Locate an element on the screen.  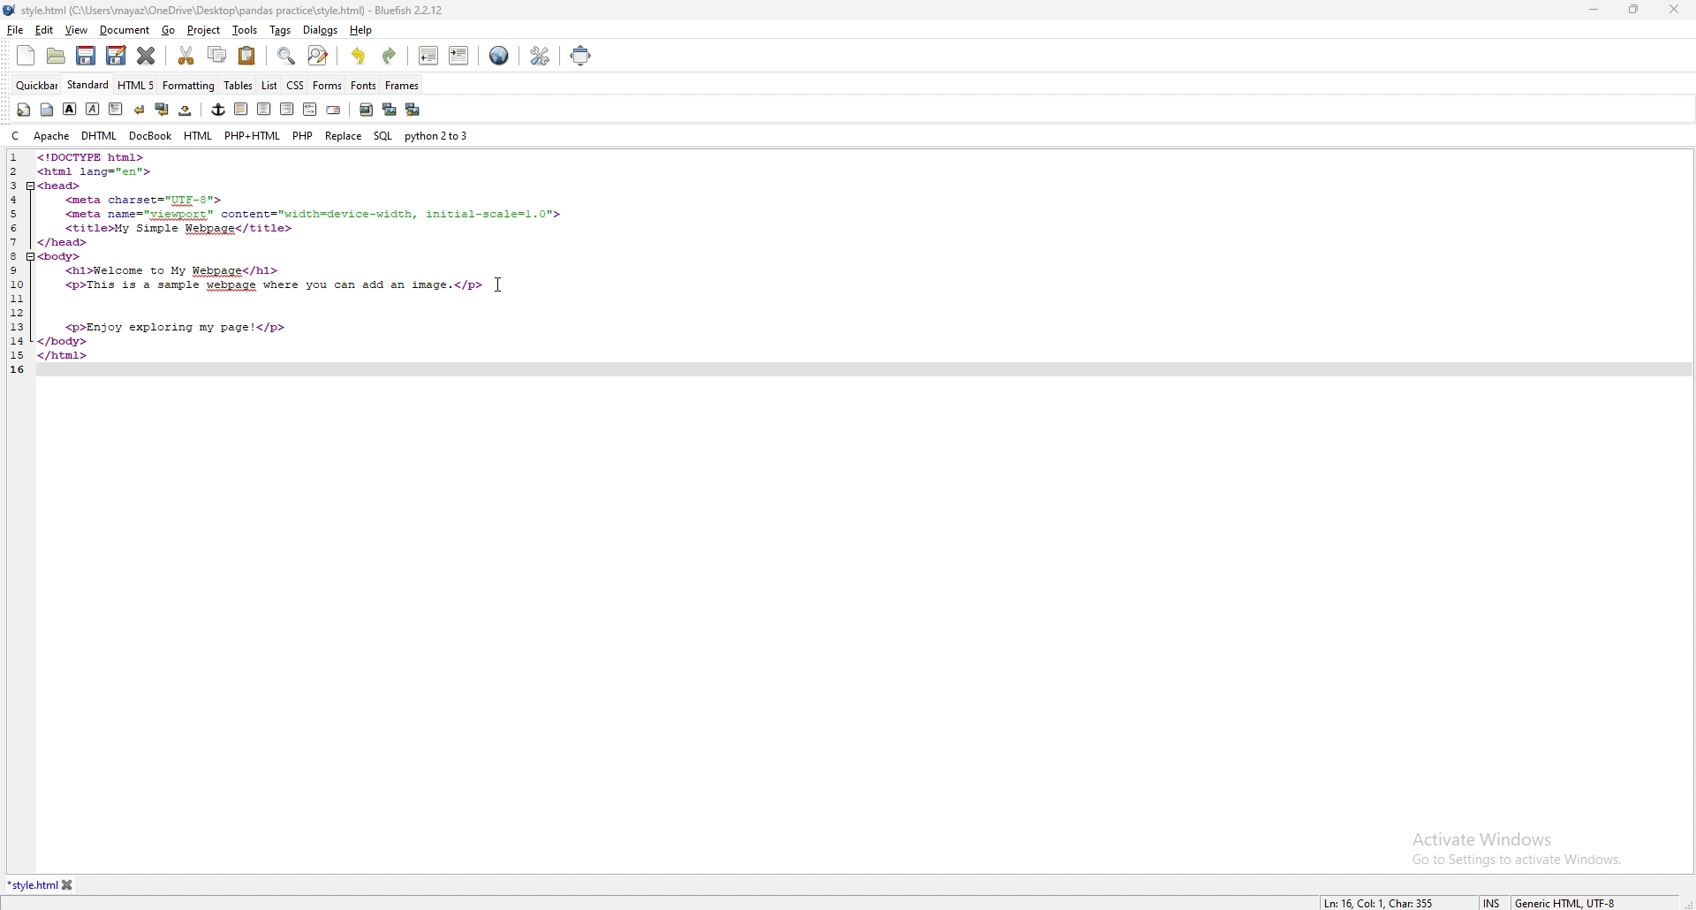
open is located at coordinates (56, 56).